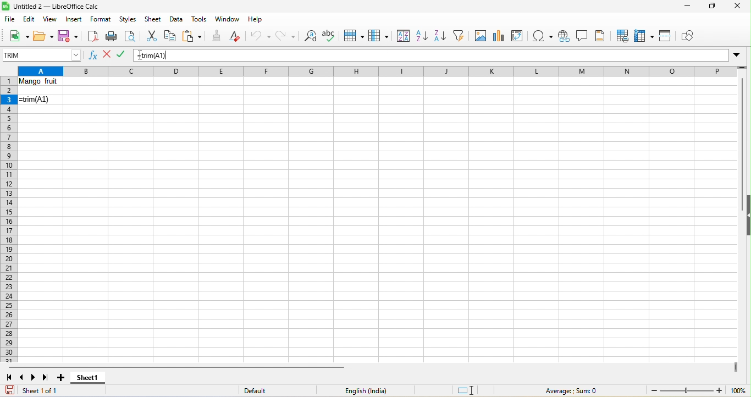 The height and width of the screenshot is (397, 751). Describe the element at coordinates (124, 55) in the screenshot. I see `accept` at that location.